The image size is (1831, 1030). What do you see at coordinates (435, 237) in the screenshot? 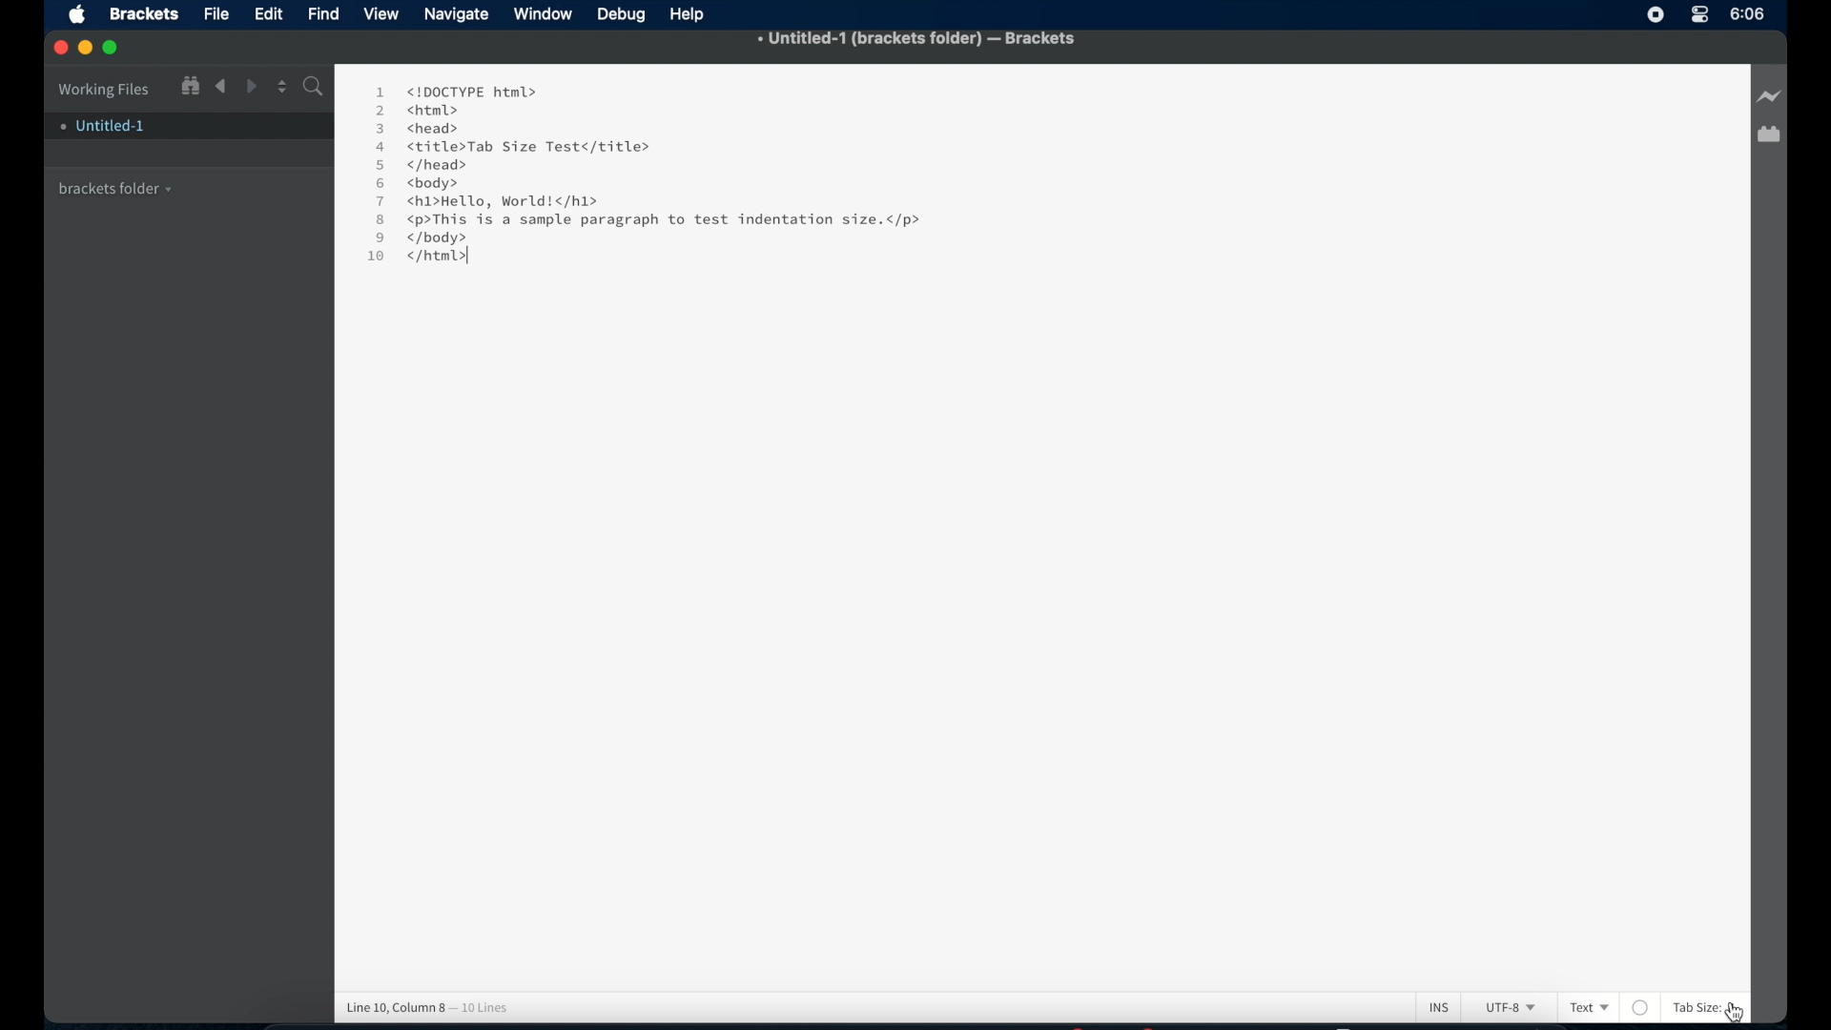
I see `9 </body>` at bounding box center [435, 237].